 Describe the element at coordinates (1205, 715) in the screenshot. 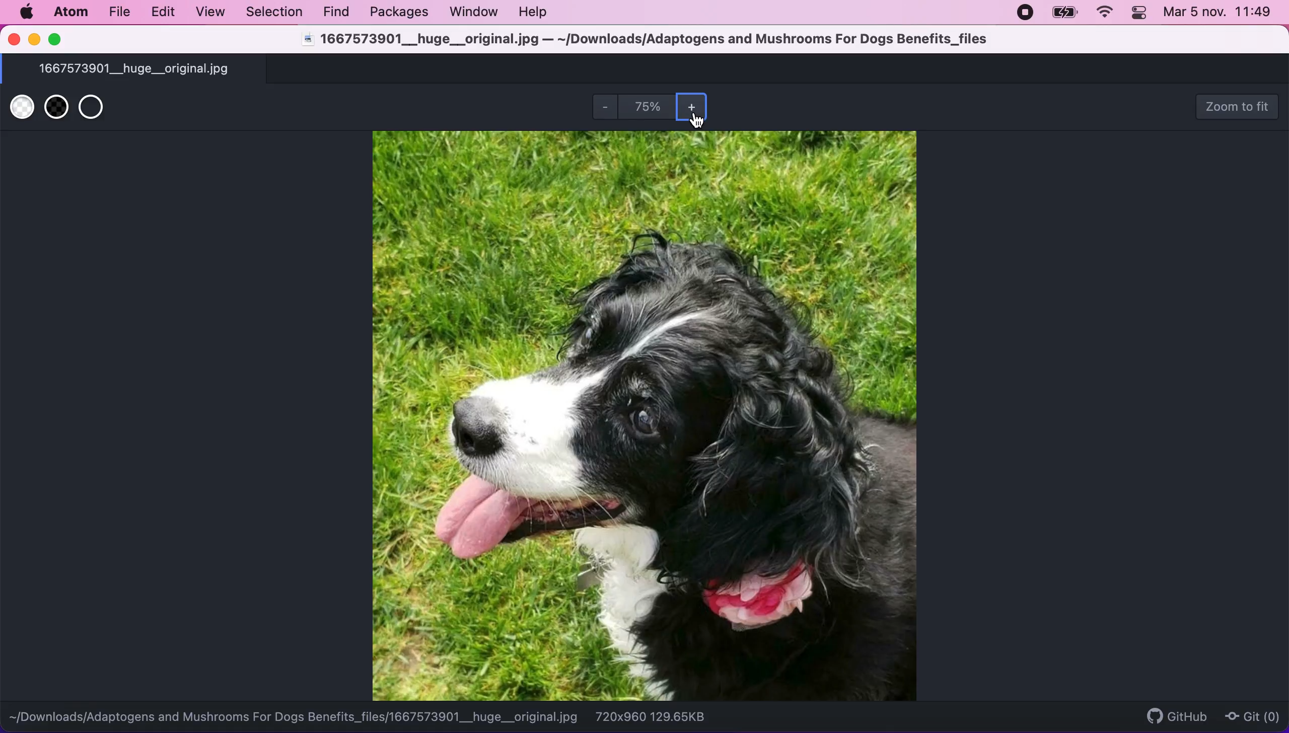

I see `github git (0)` at that location.